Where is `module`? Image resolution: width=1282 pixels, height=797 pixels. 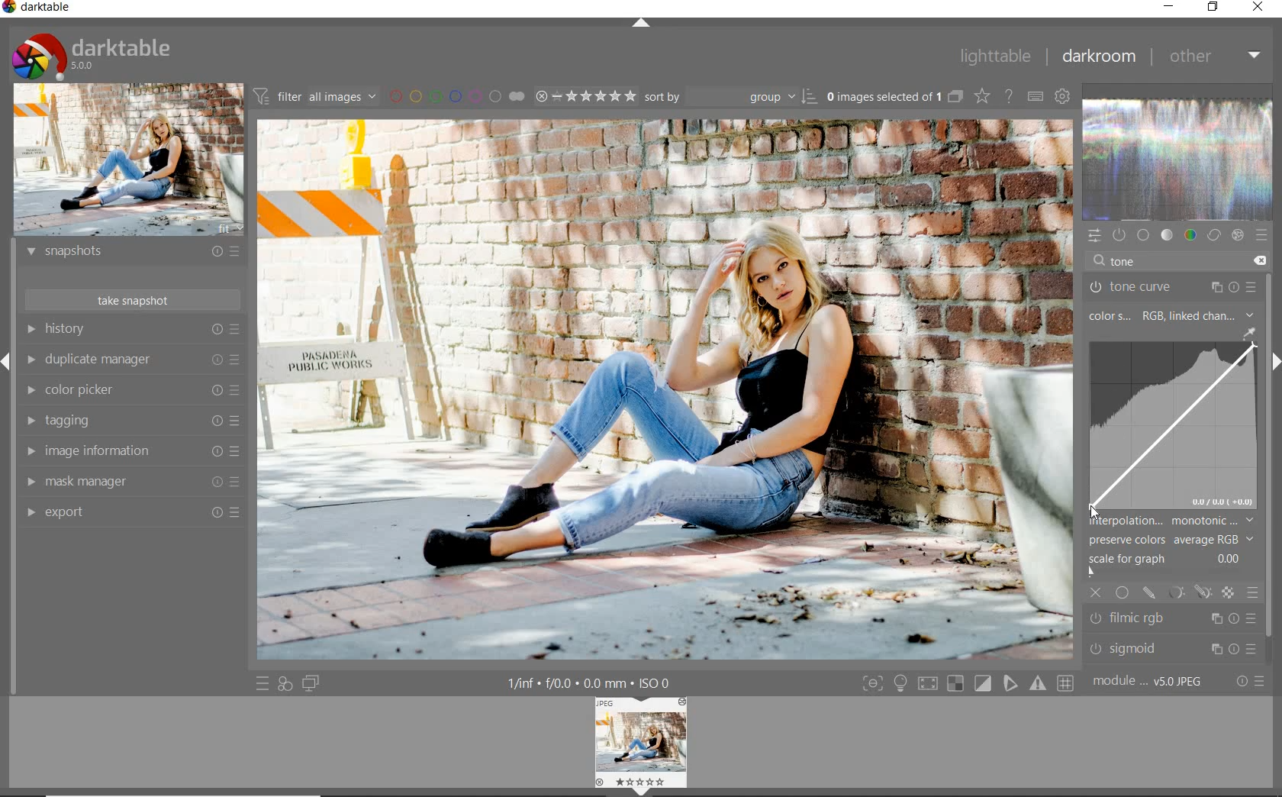 module is located at coordinates (1147, 682).